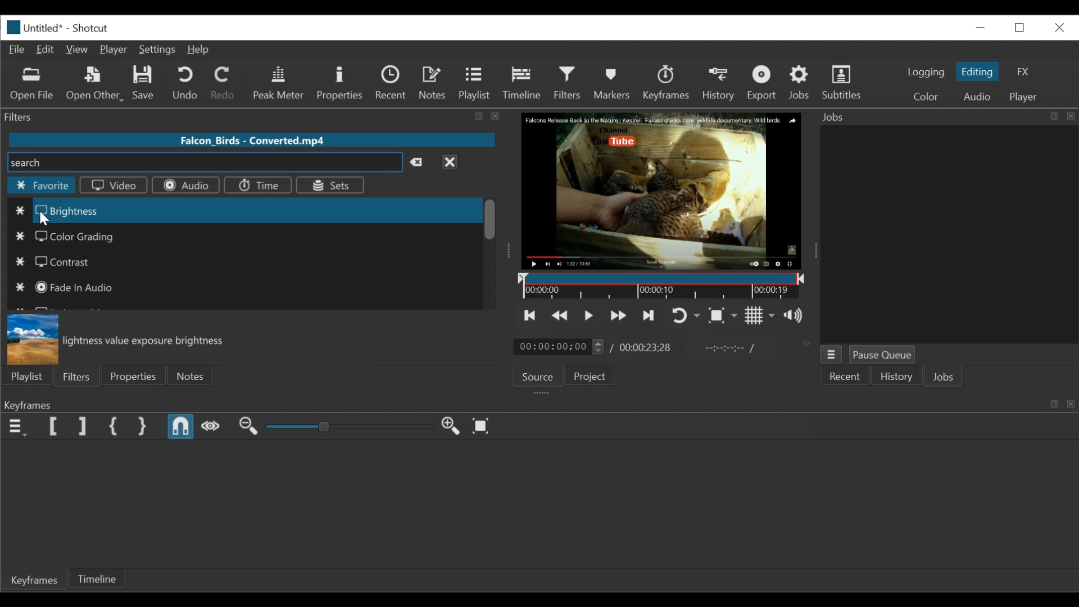 The width and height of the screenshot is (1079, 607). What do you see at coordinates (590, 375) in the screenshot?
I see `Project` at bounding box center [590, 375].